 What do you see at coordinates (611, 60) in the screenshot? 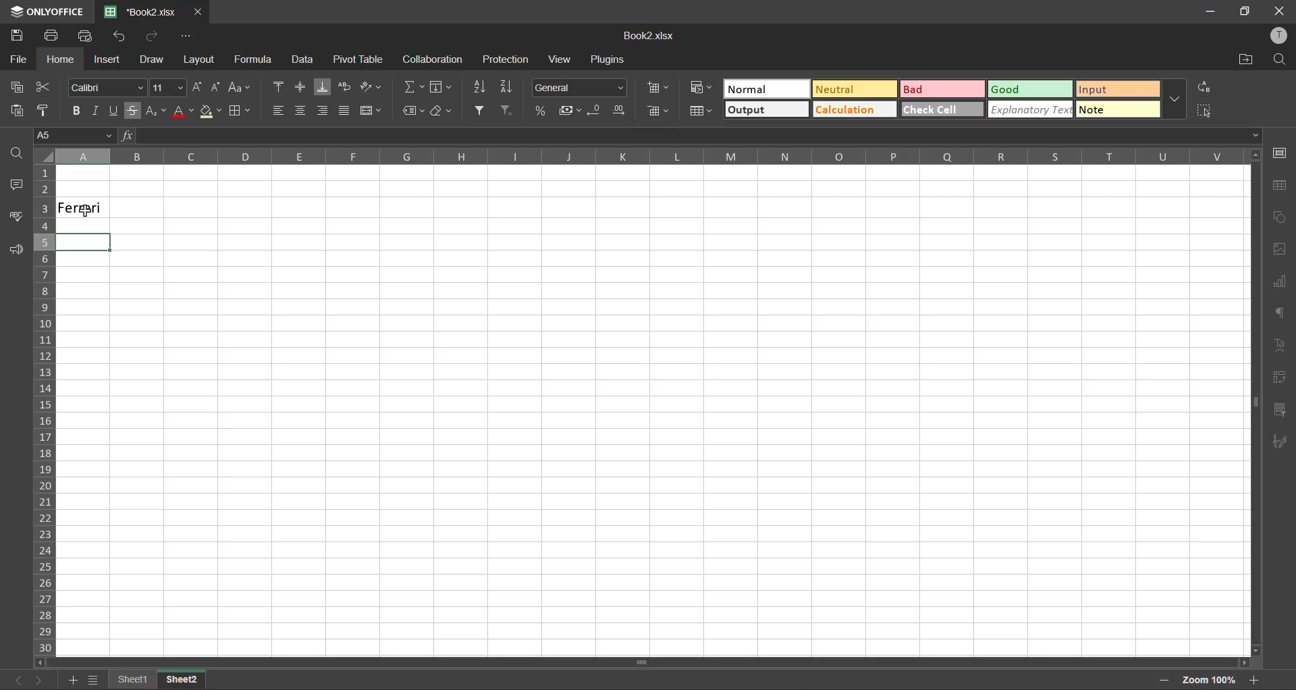
I see `plugins` at bounding box center [611, 60].